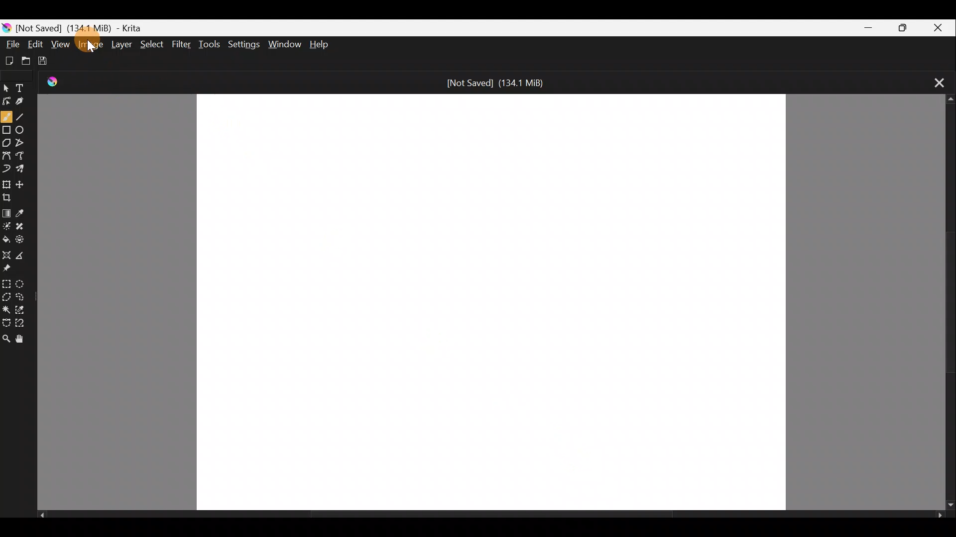 Image resolution: width=956 pixels, height=537 pixels. I want to click on Enclose & fill tool, so click(24, 239).